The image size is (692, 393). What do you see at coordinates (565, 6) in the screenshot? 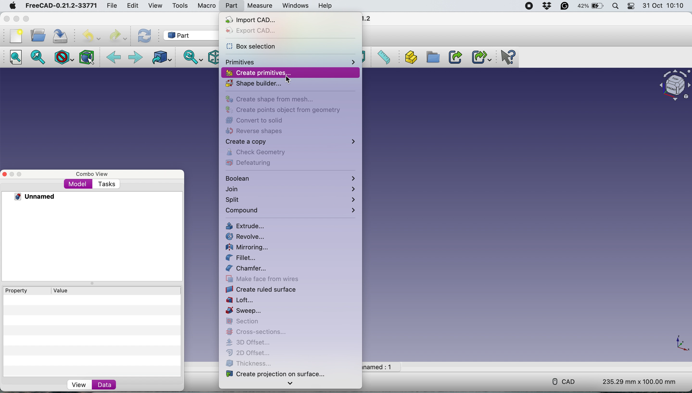
I see `Grammarly` at bounding box center [565, 6].